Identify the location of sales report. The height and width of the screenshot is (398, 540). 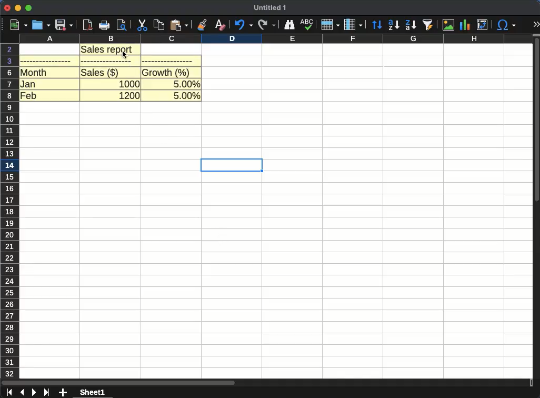
(111, 49).